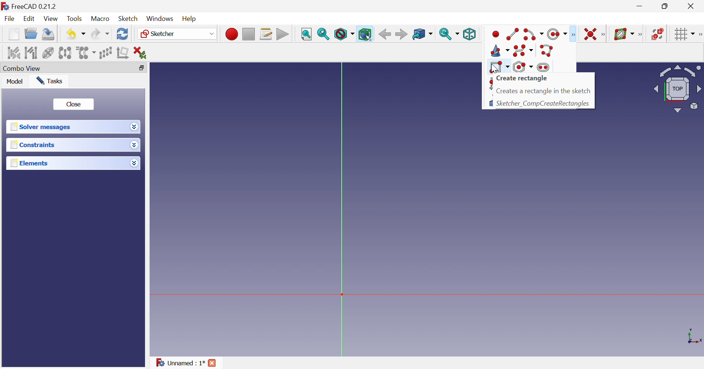 Image resolution: width=704 pixels, height=369 pixels. I want to click on Macro, so click(99, 19).